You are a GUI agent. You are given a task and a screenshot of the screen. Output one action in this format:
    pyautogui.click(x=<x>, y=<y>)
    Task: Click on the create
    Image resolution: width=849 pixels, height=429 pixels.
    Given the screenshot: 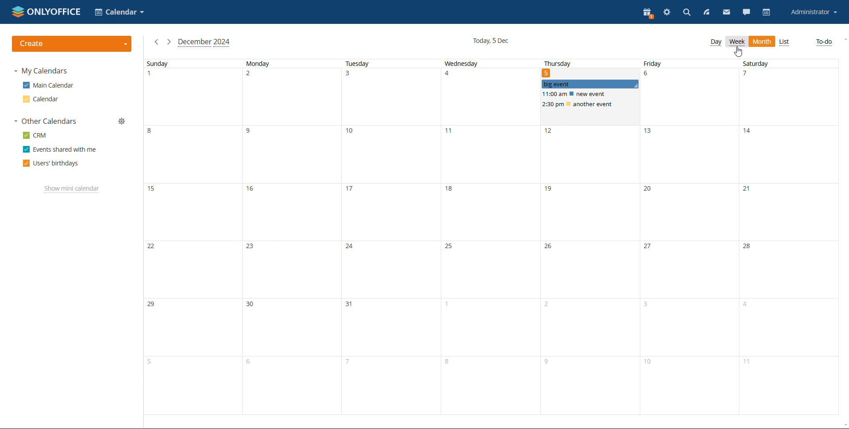 What is the action you would take?
    pyautogui.click(x=72, y=44)
    